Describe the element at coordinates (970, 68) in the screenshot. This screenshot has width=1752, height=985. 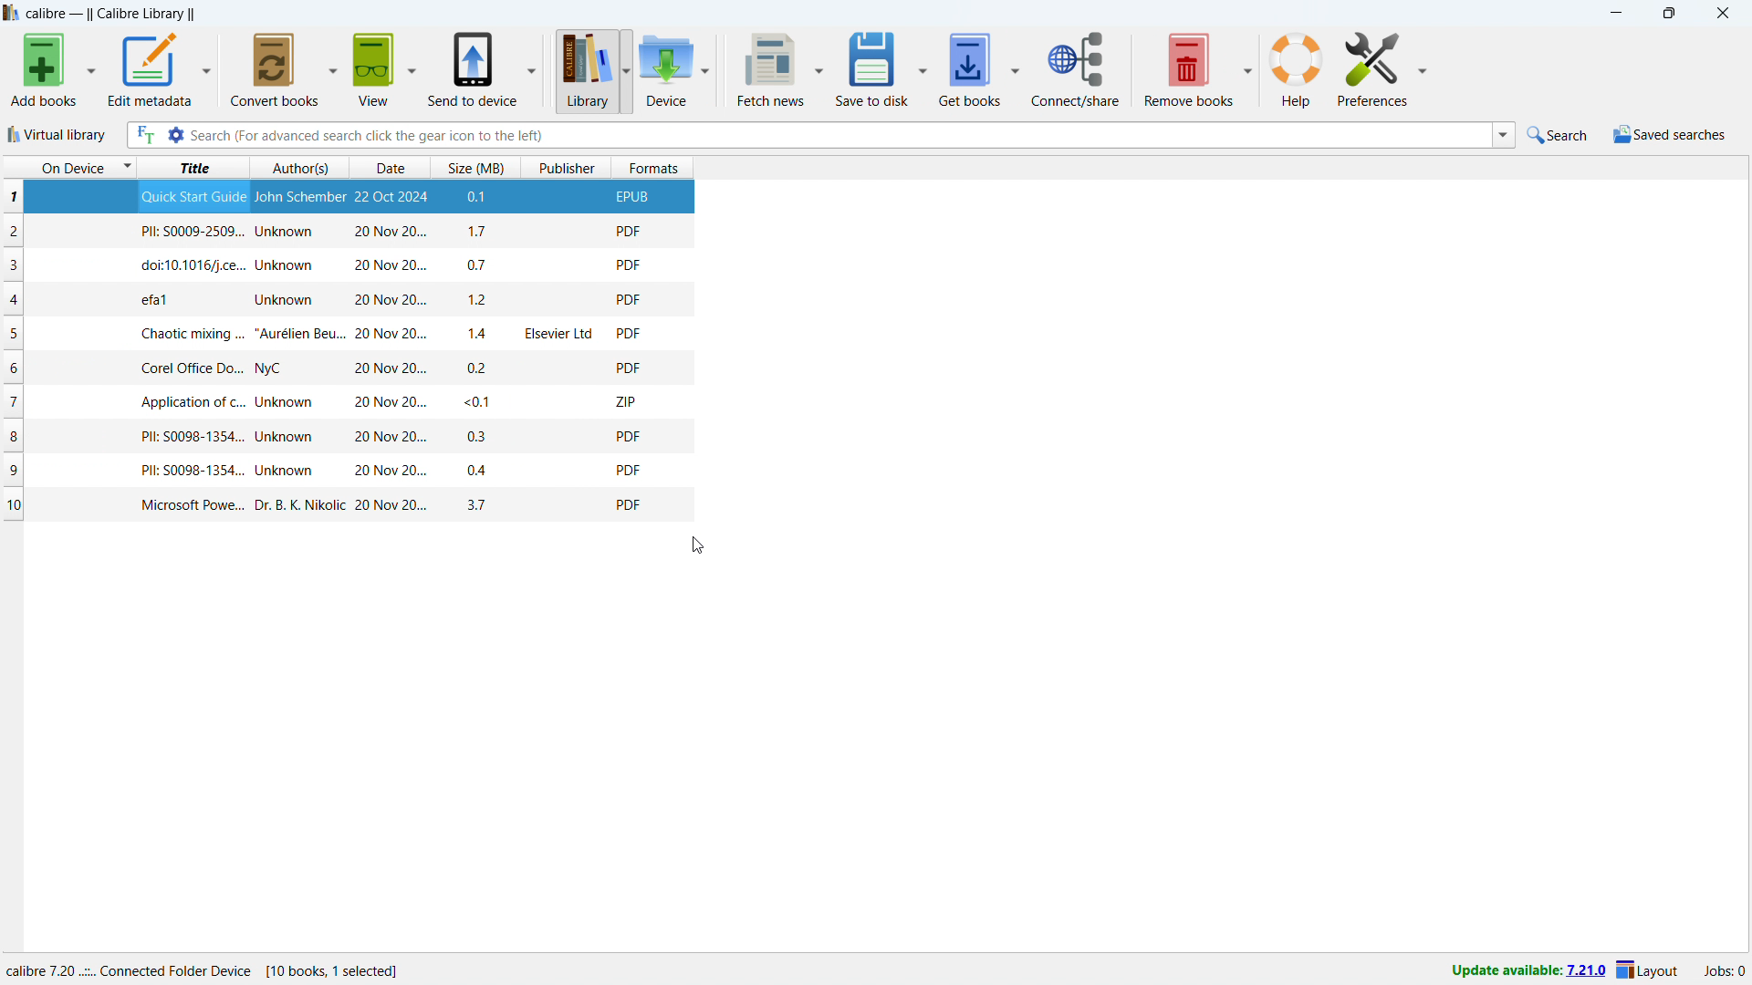
I see `get books` at that location.